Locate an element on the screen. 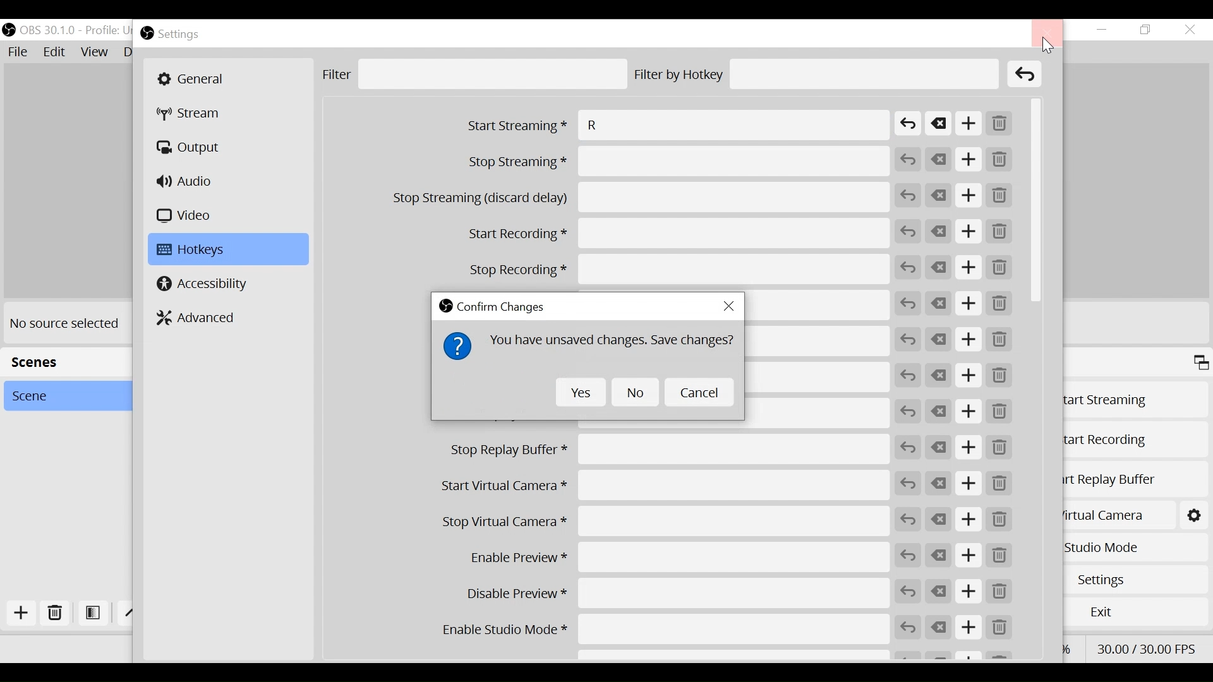  Remove is located at coordinates (999, 196).